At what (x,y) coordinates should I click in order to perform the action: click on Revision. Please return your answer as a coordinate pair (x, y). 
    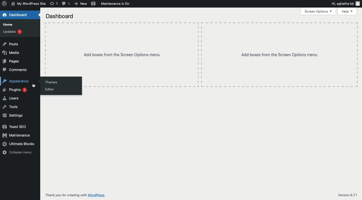
    Looking at the image, I should click on (54, 4).